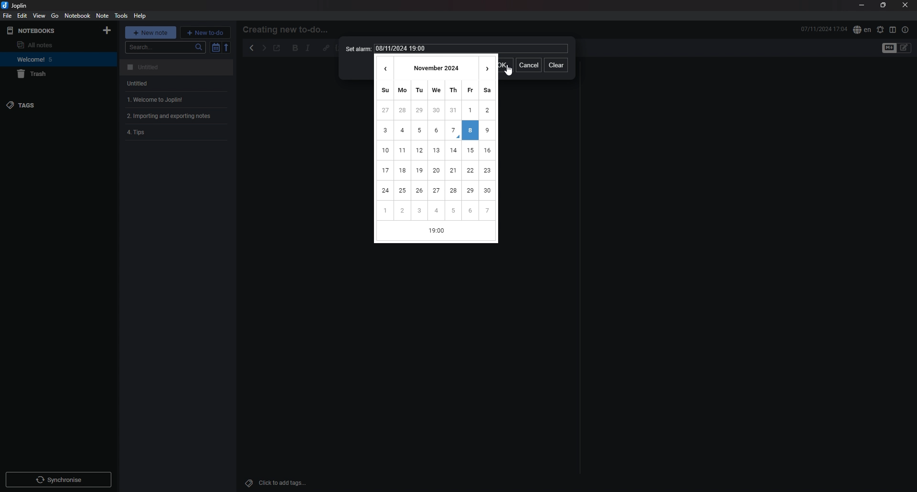 The image size is (917, 492). Describe the element at coordinates (177, 83) in the screenshot. I see `note` at that location.